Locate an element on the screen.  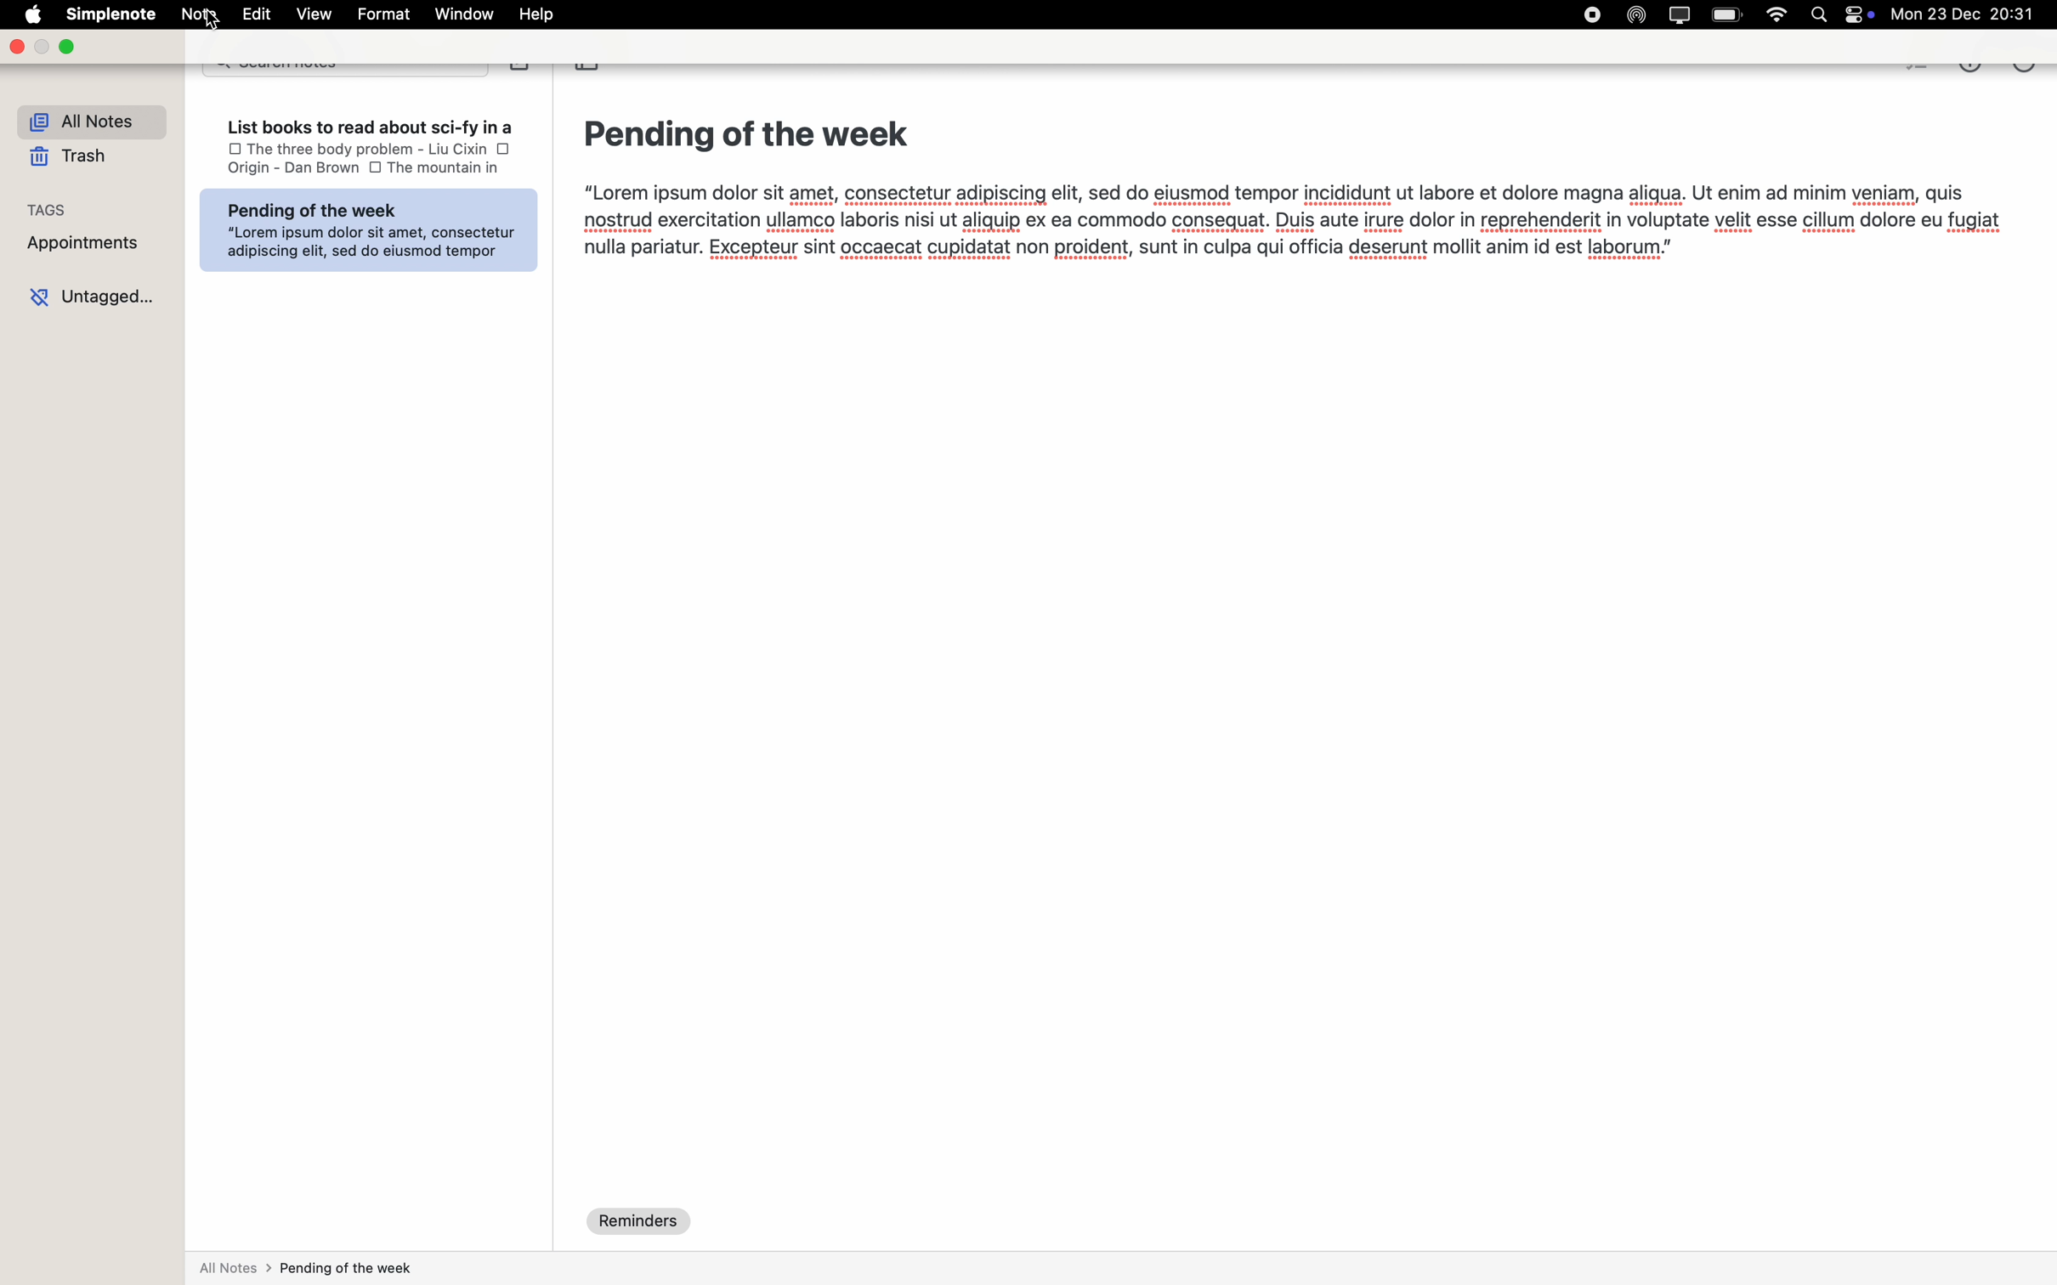
more options is located at coordinates (2024, 71).